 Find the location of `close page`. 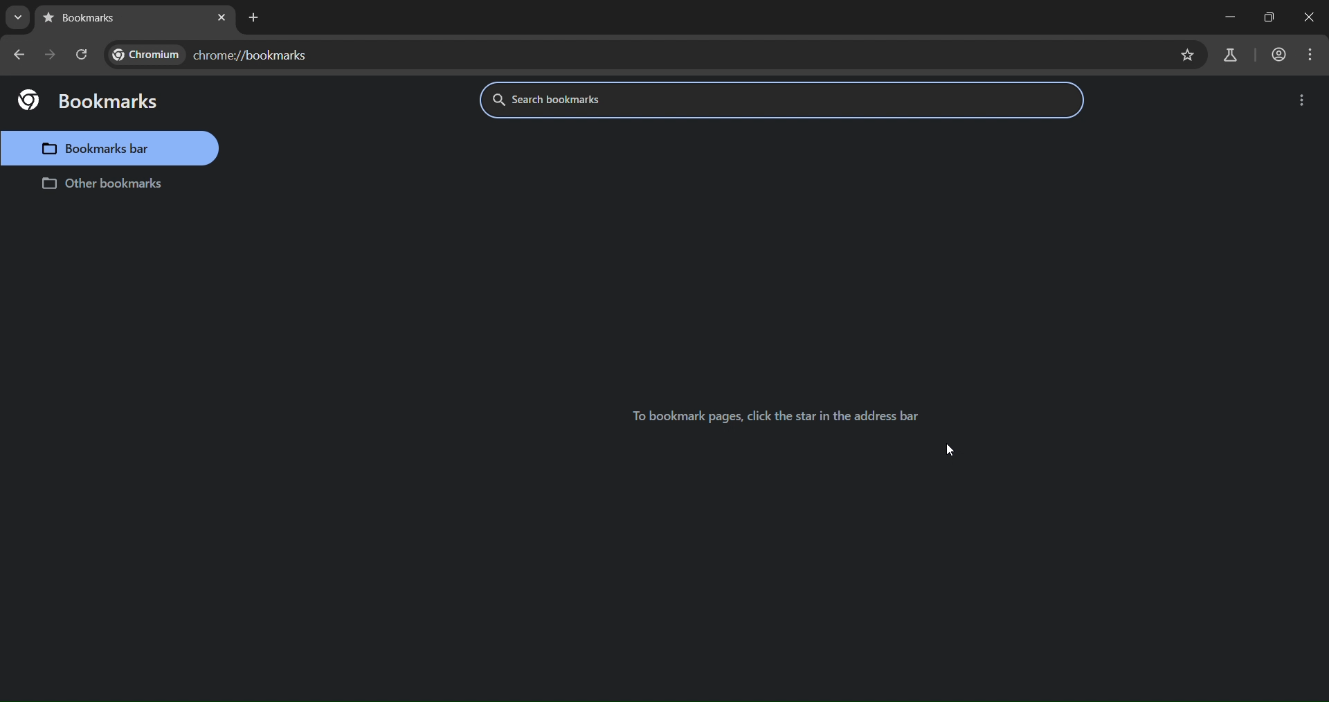

close page is located at coordinates (221, 19).